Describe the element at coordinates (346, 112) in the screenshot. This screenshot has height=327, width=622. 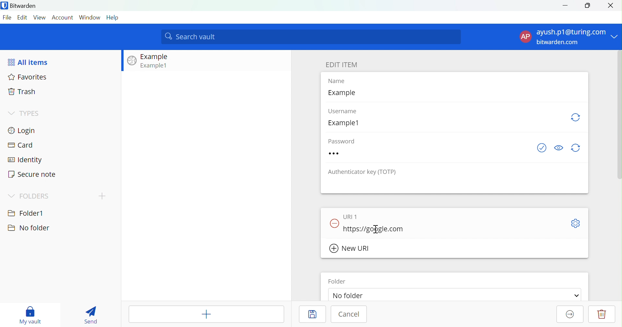
I see `Username` at that location.